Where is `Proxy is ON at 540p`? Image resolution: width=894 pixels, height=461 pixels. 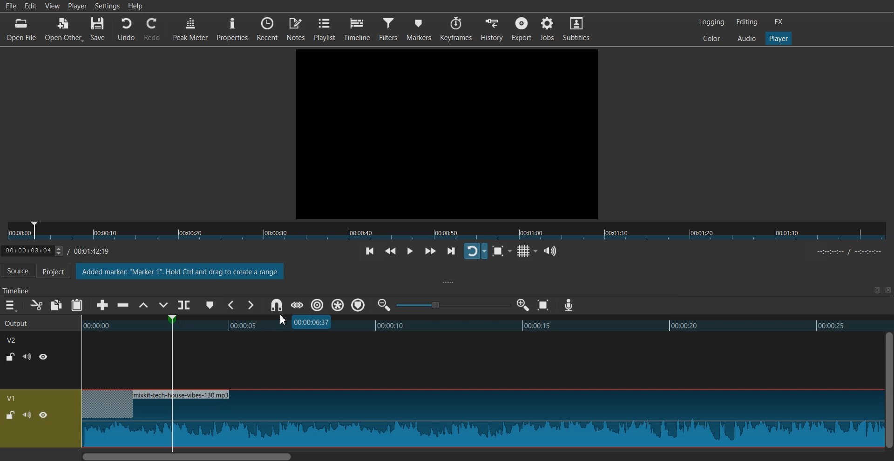 Proxy is ON at 540p is located at coordinates (119, 273).